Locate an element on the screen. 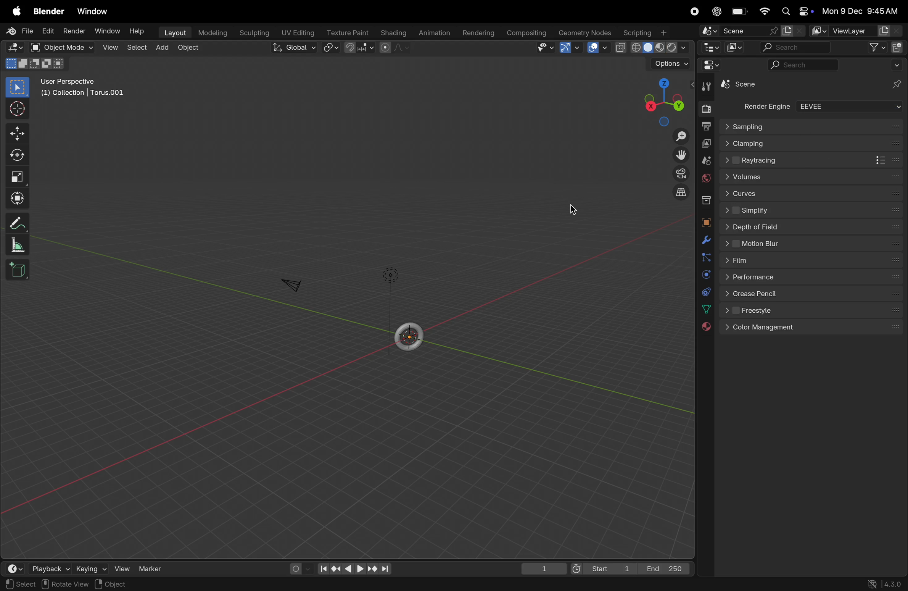  motion blur is located at coordinates (811, 244).